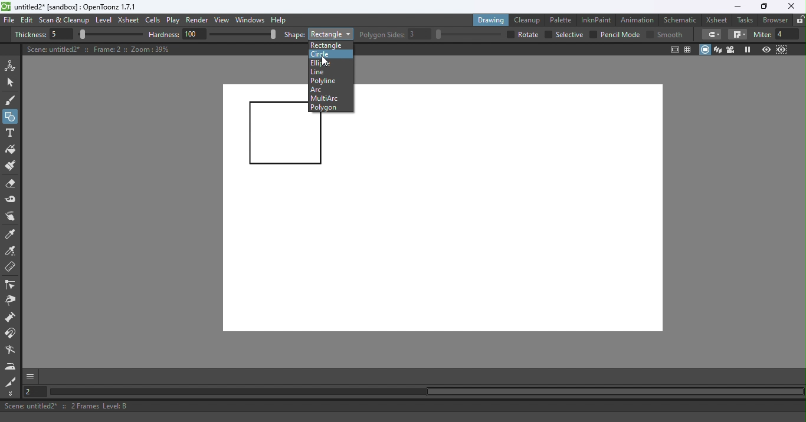 Image resolution: width=806 pixels, height=422 pixels. What do you see at coordinates (224, 21) in the screenshot?
I see `View` at bounding box center [224, 21].